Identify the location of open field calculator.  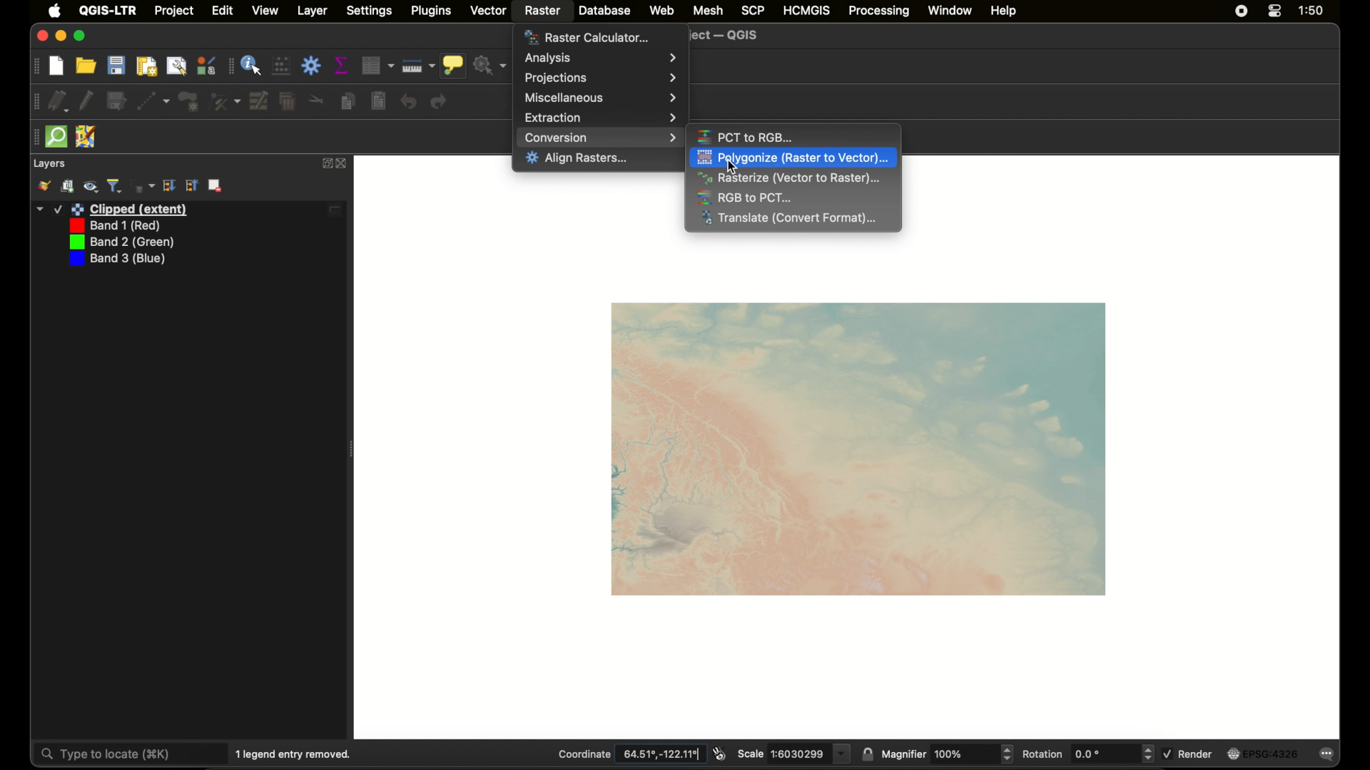
(280, 65).